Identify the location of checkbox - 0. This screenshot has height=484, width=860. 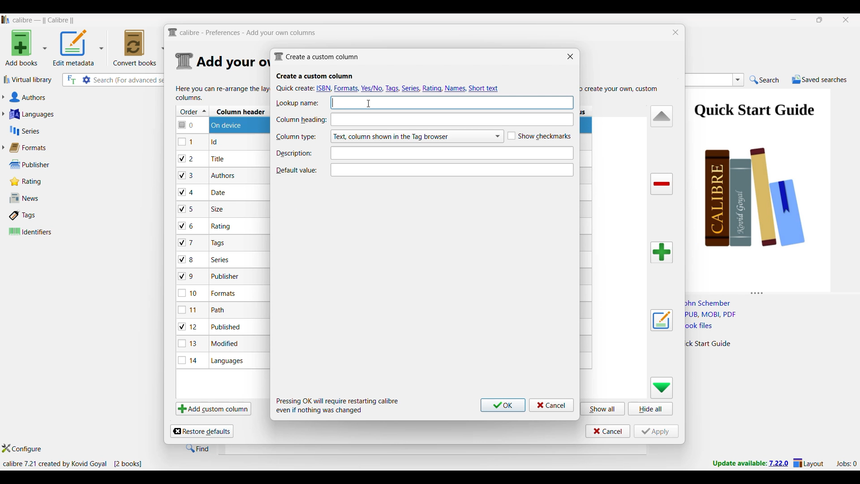
(187, 124).